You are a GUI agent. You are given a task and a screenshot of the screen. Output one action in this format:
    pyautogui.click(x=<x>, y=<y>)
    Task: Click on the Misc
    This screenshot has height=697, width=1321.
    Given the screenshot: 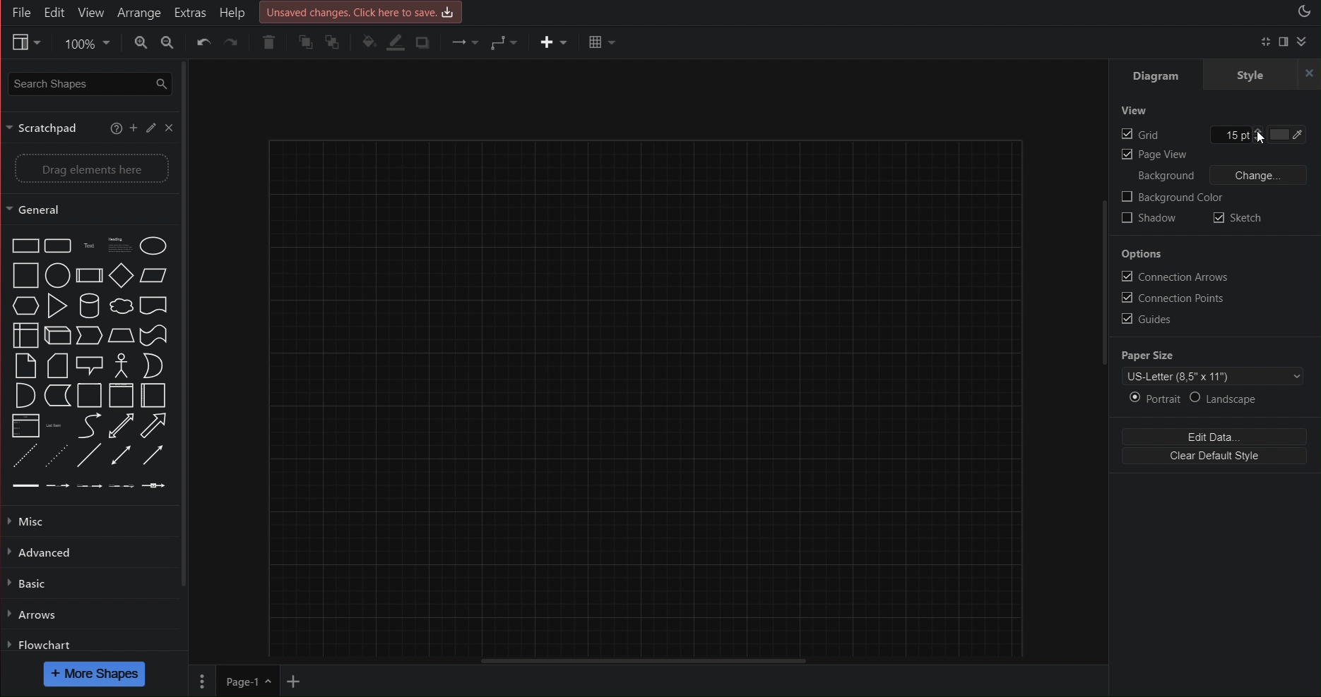 What is the action you would take?
    pyautogui.click(x=40, y=521)
    